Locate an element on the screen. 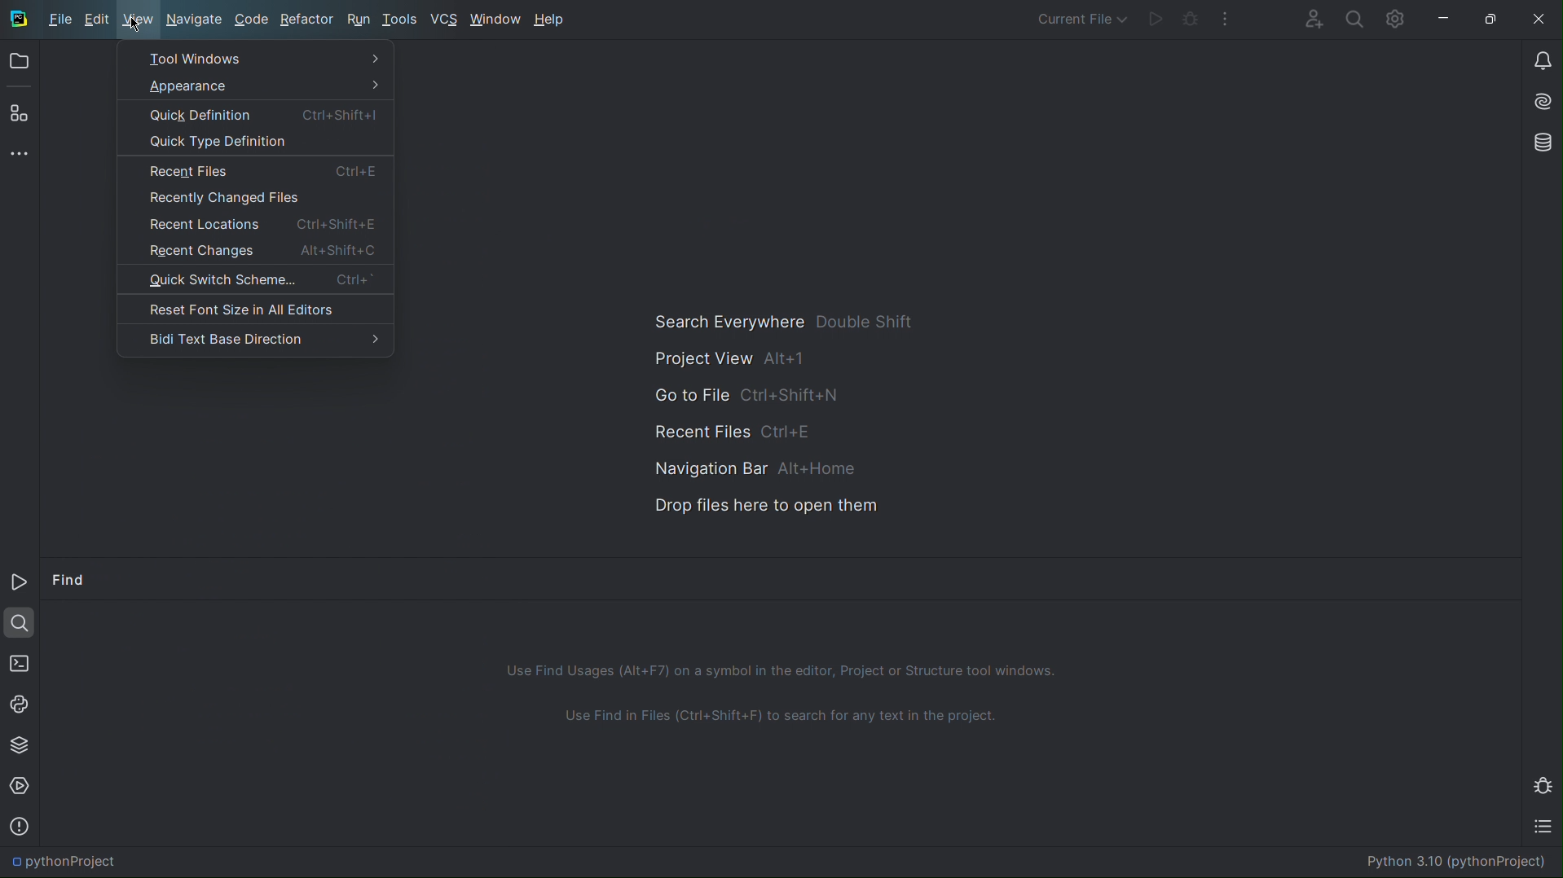 This screenshot has height=878, width=1563. Navigation Bar is located at coordinates (742, 466).